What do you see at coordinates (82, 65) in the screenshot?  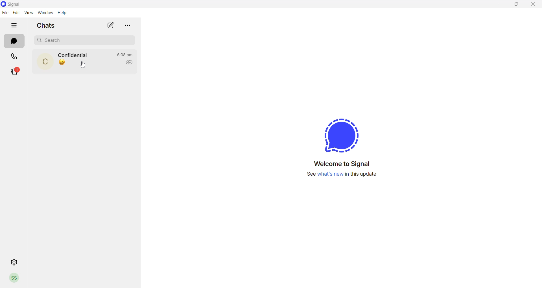 I see `cursor` at bounding box center [82, 65].